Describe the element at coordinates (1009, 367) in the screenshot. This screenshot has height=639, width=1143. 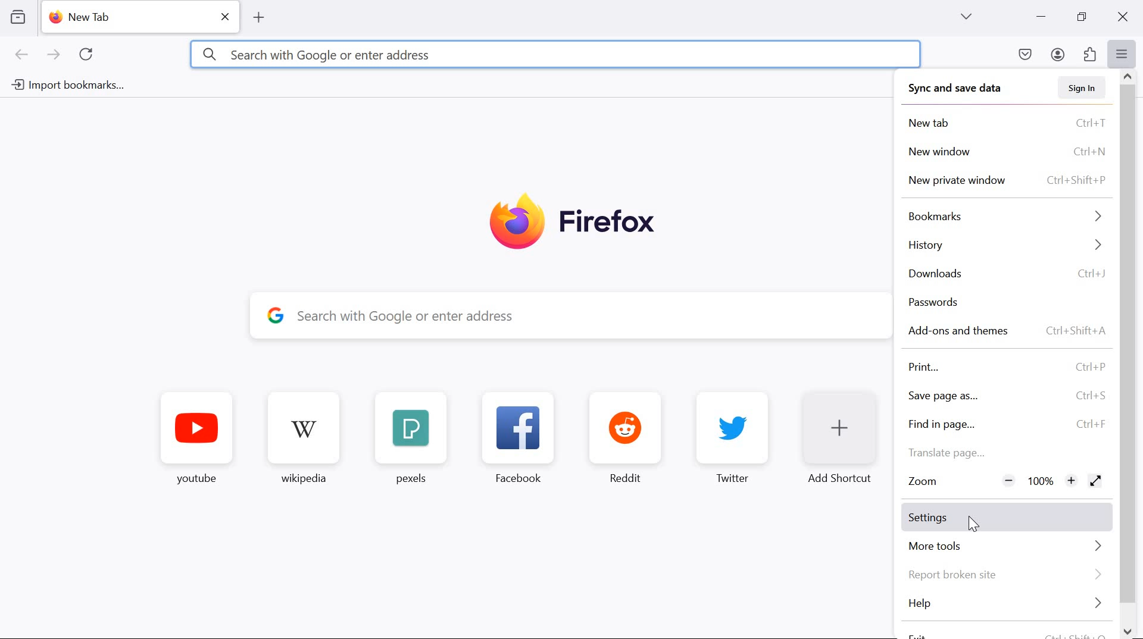
I see `print` at that location.